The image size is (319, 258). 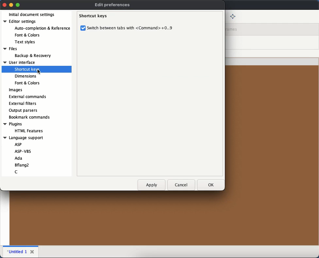 I want to click on C, so click(x=18, y=171).